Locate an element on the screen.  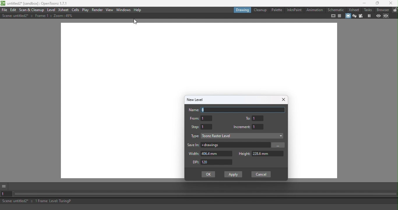
Height is located at coordinates (268, 154).